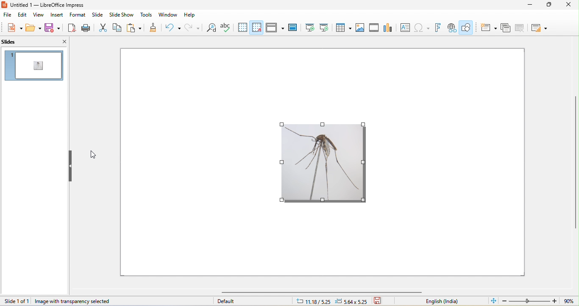 This screenshot has height=306, width=579. Describe the element at coordinates (404, 27) in the screenshot. I see `textbox` at that location.